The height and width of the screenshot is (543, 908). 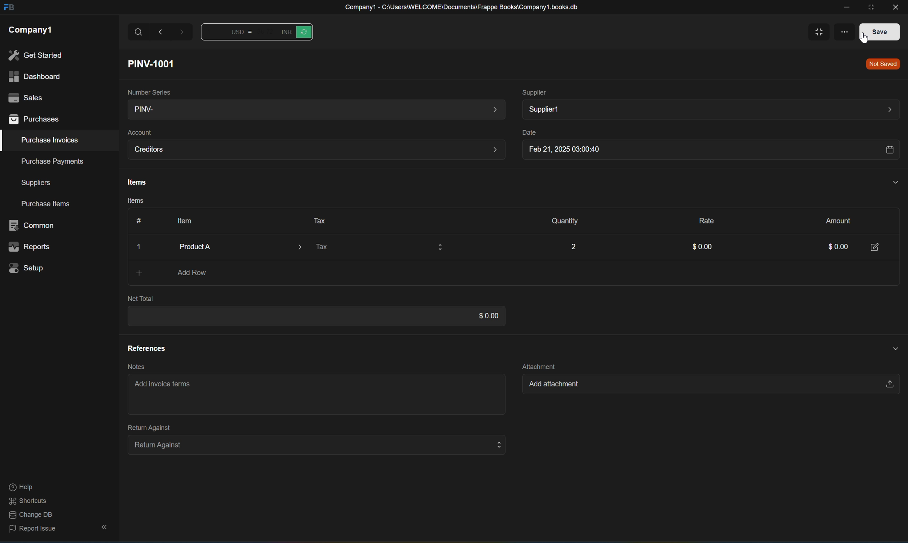 I want to click on Not Saved, so click(x=881, y=64).